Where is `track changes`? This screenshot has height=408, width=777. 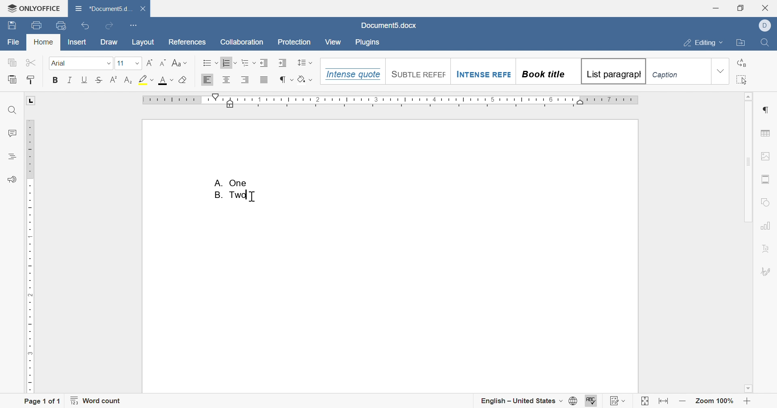 track changes is located at coordinates (617, 401).